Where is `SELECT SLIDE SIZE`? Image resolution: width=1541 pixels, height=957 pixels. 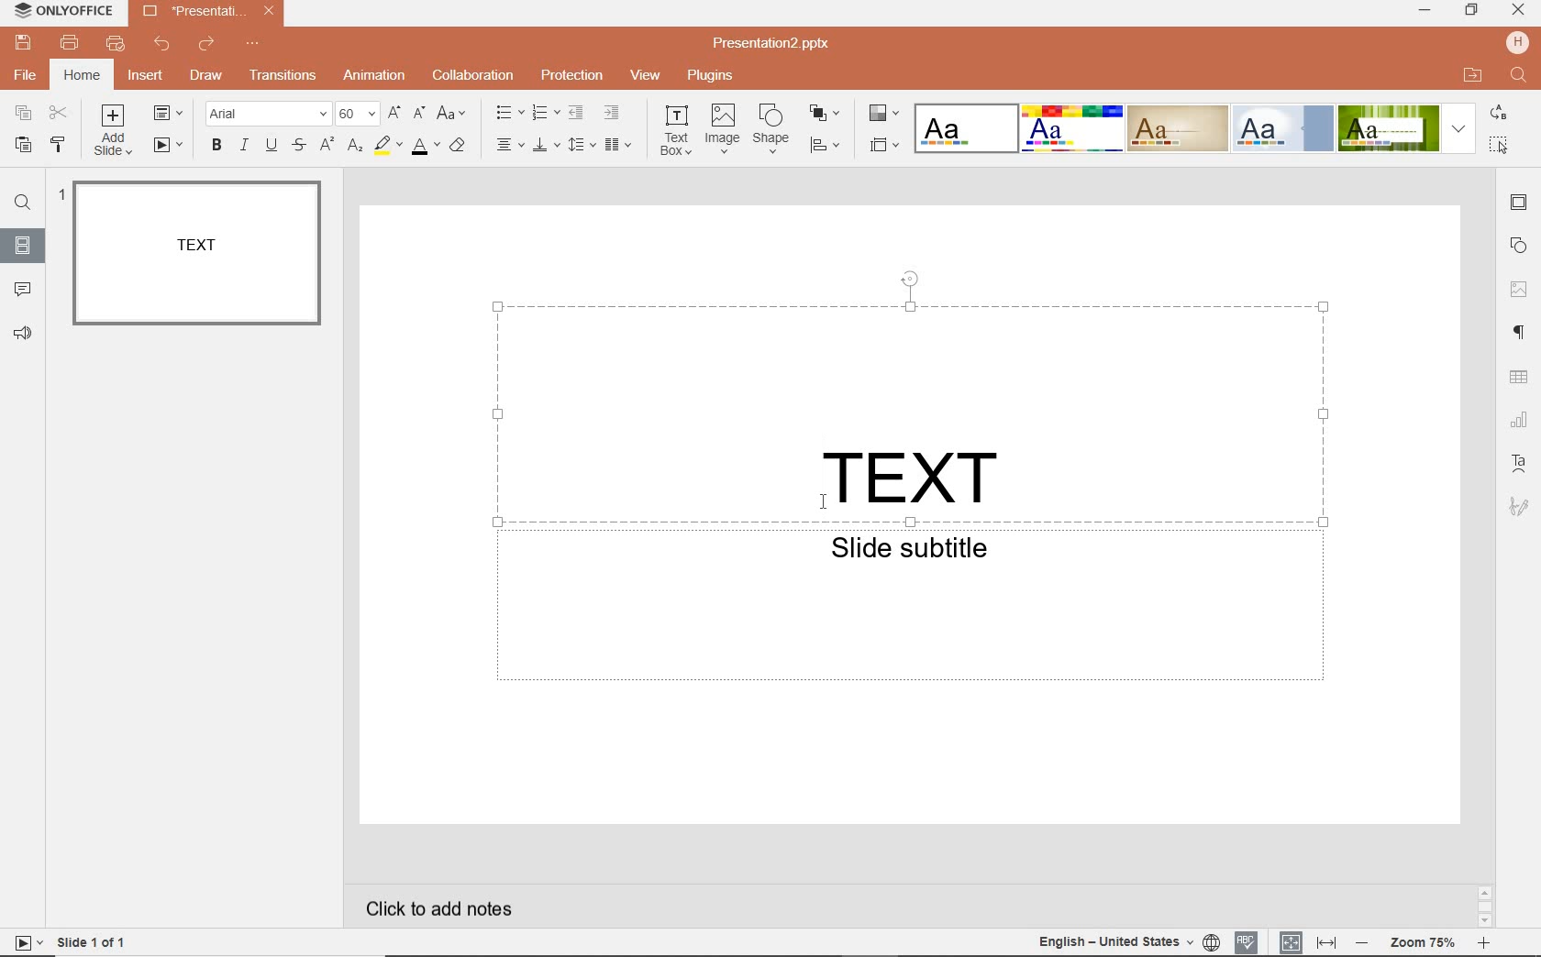
SELECT SLIDE SIZE is located at coordinates (885, 145).